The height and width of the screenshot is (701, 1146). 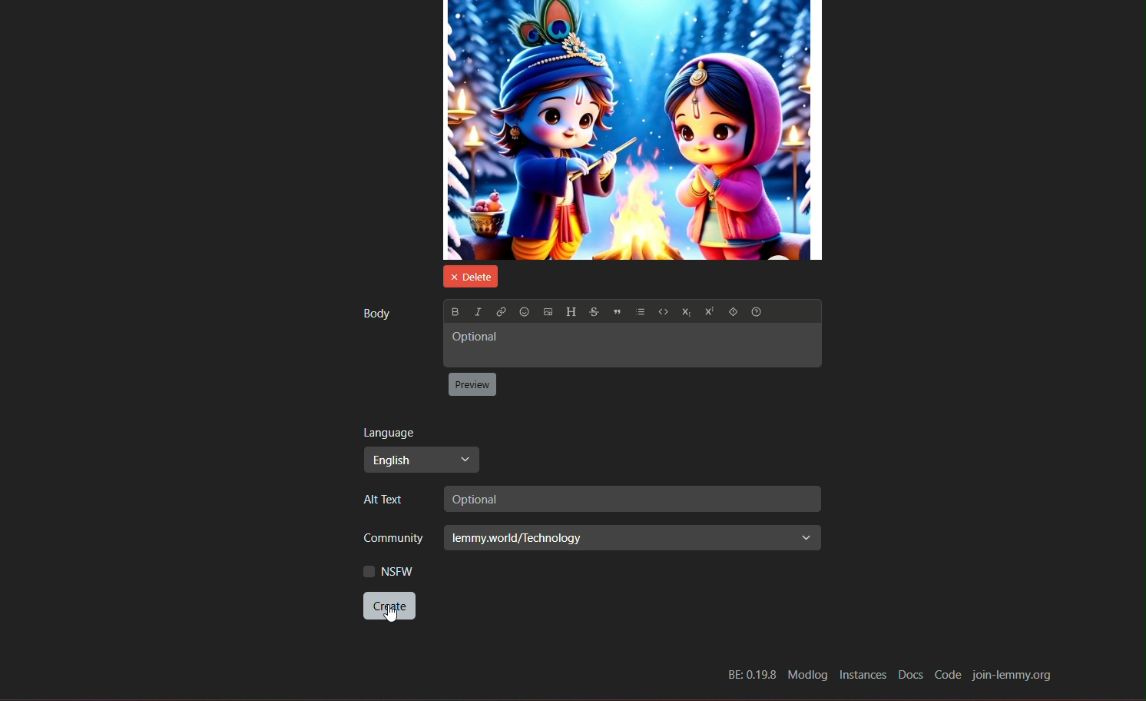 What do you see at coordinates (375, 313) in the screenshot?
I see `Body` at bounding box center [375, 313].